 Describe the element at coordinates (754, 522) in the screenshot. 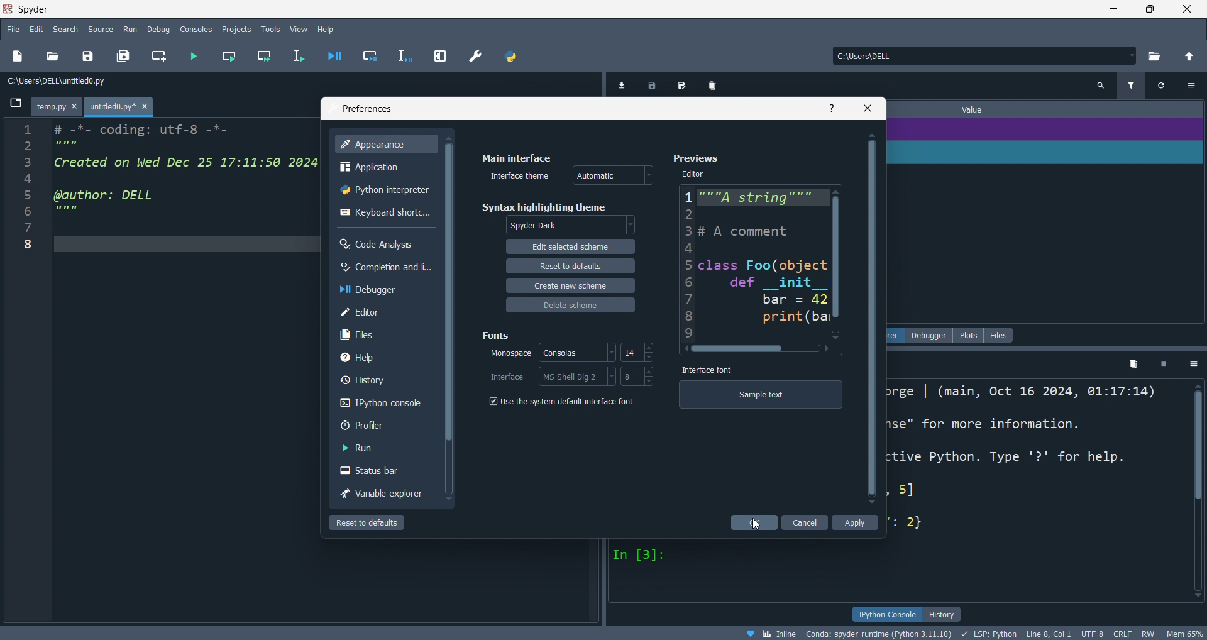

I see `ok` at that location.